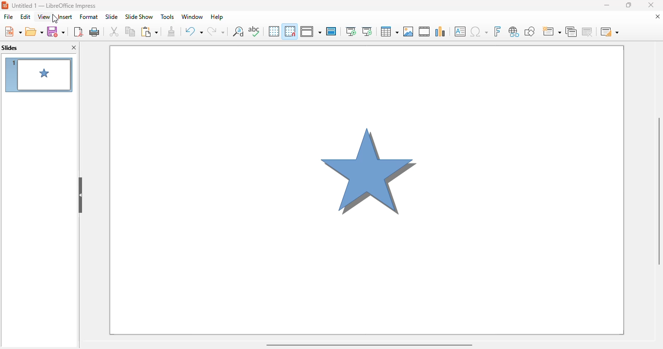 The width and height of the screenshot is (663, 349). Describe the element at coordinates (389, 31) in the screenshot. I see `table` at that location.